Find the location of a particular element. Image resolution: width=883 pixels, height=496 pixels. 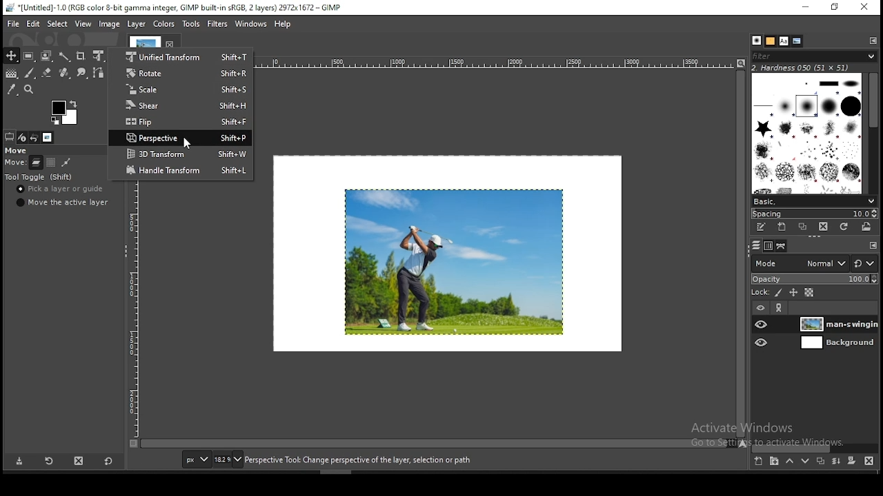

brush tool is located at coordinates (30, 72).